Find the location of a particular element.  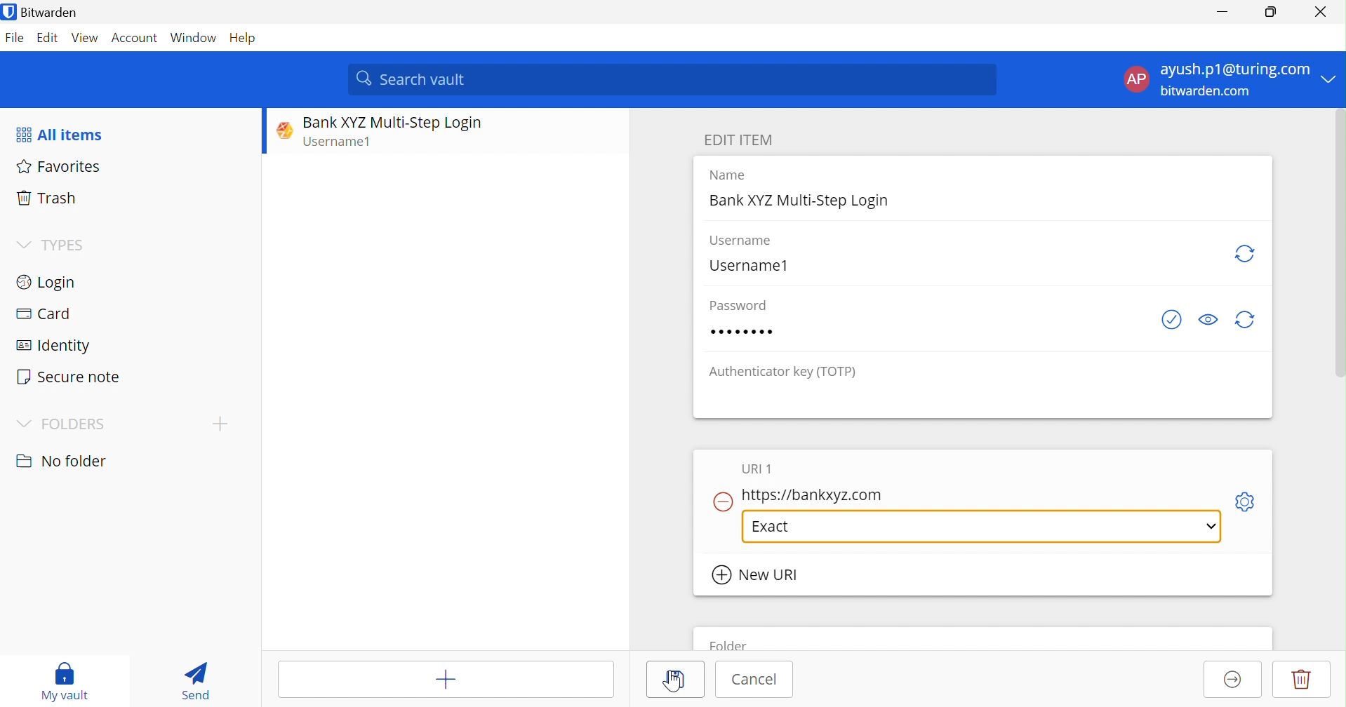

All items is located at coordinates (58, 135).